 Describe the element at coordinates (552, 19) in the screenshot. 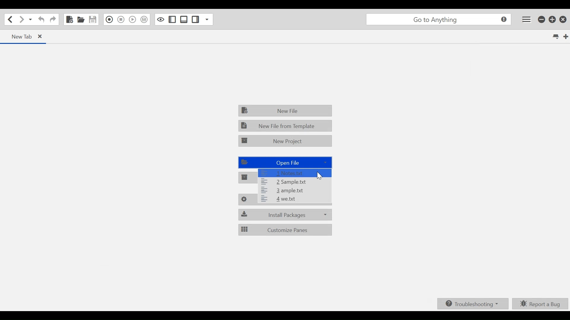

I see `Restore` at that location.